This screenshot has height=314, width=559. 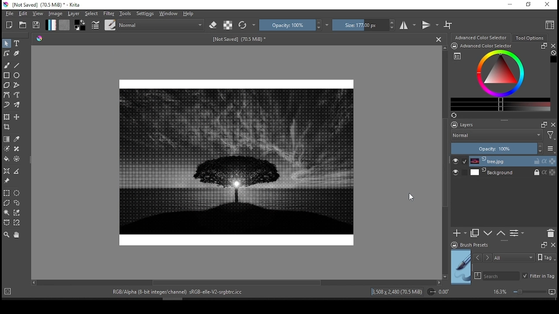 What do you see at coordinates (504, 257) in the screenshot?
I see `tags` at bounding box center [504, 257].